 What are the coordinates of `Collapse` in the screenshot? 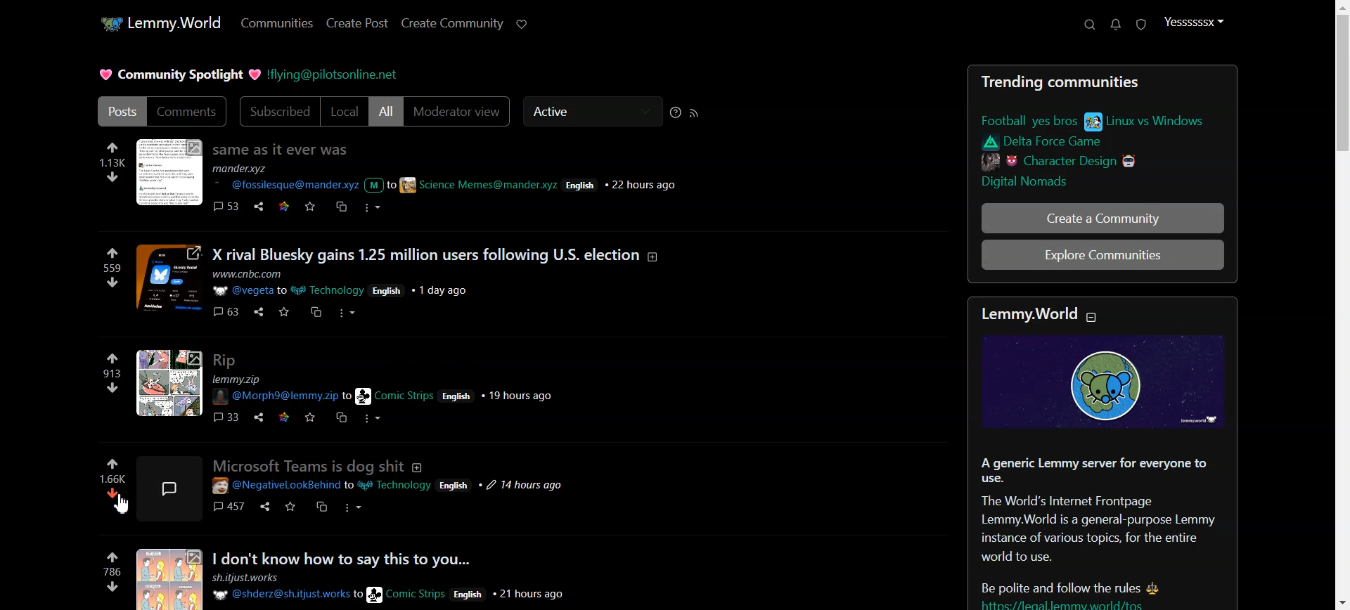 It's located at (1091, 317).